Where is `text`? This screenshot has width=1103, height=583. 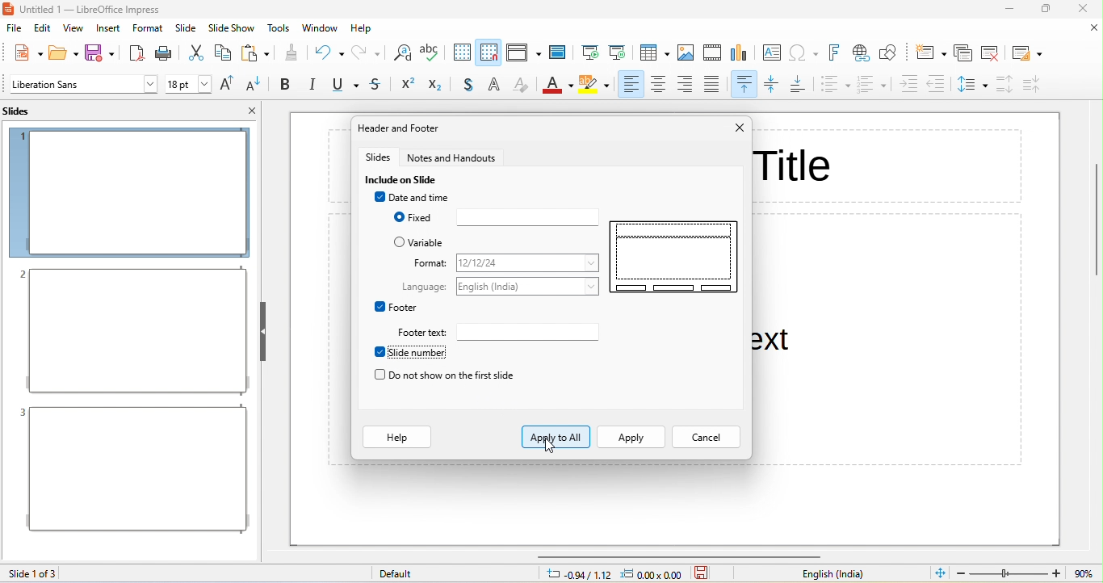 text is located at coordinates (424, 286).